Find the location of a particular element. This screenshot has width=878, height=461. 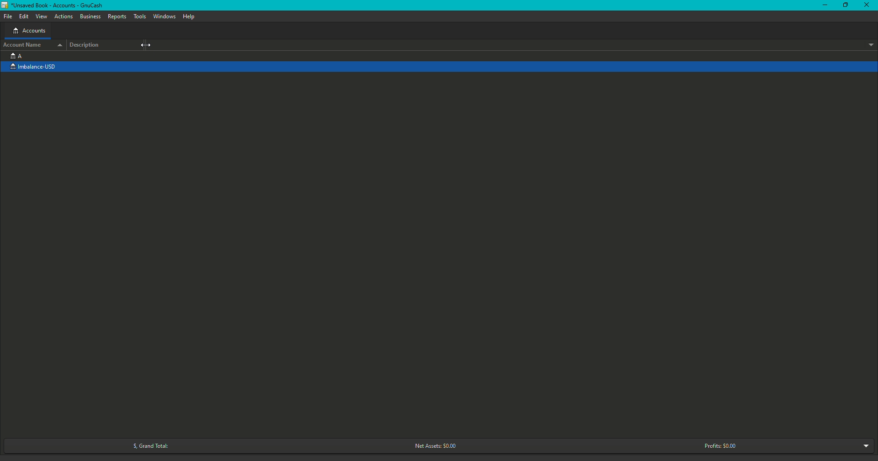

Imbalance is located at coordinates (38, 67).